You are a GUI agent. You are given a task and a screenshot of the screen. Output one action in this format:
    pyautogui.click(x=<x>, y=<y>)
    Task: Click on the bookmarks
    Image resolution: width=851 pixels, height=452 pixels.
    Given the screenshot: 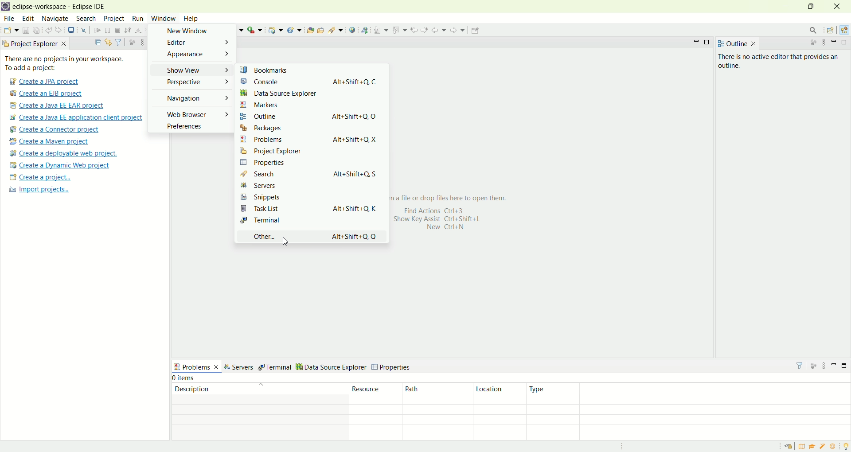 What is the action you would take?
    pyautogui.click(x=276, y=70)
    